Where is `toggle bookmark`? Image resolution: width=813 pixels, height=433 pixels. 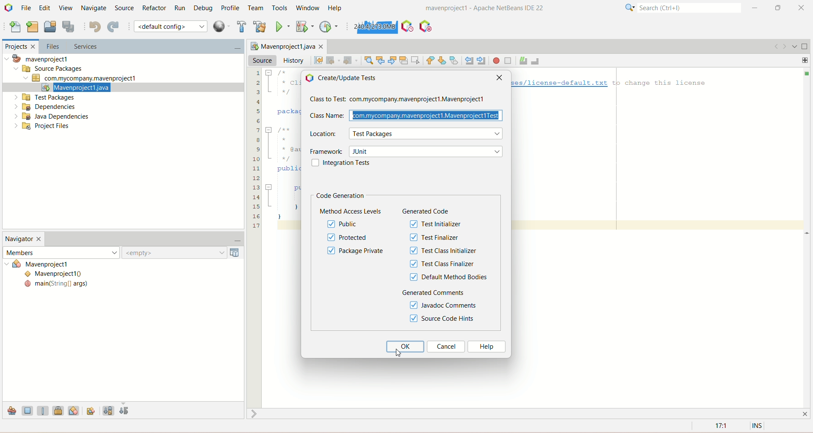
toggle bookmark is located at coordinates (455, 60).